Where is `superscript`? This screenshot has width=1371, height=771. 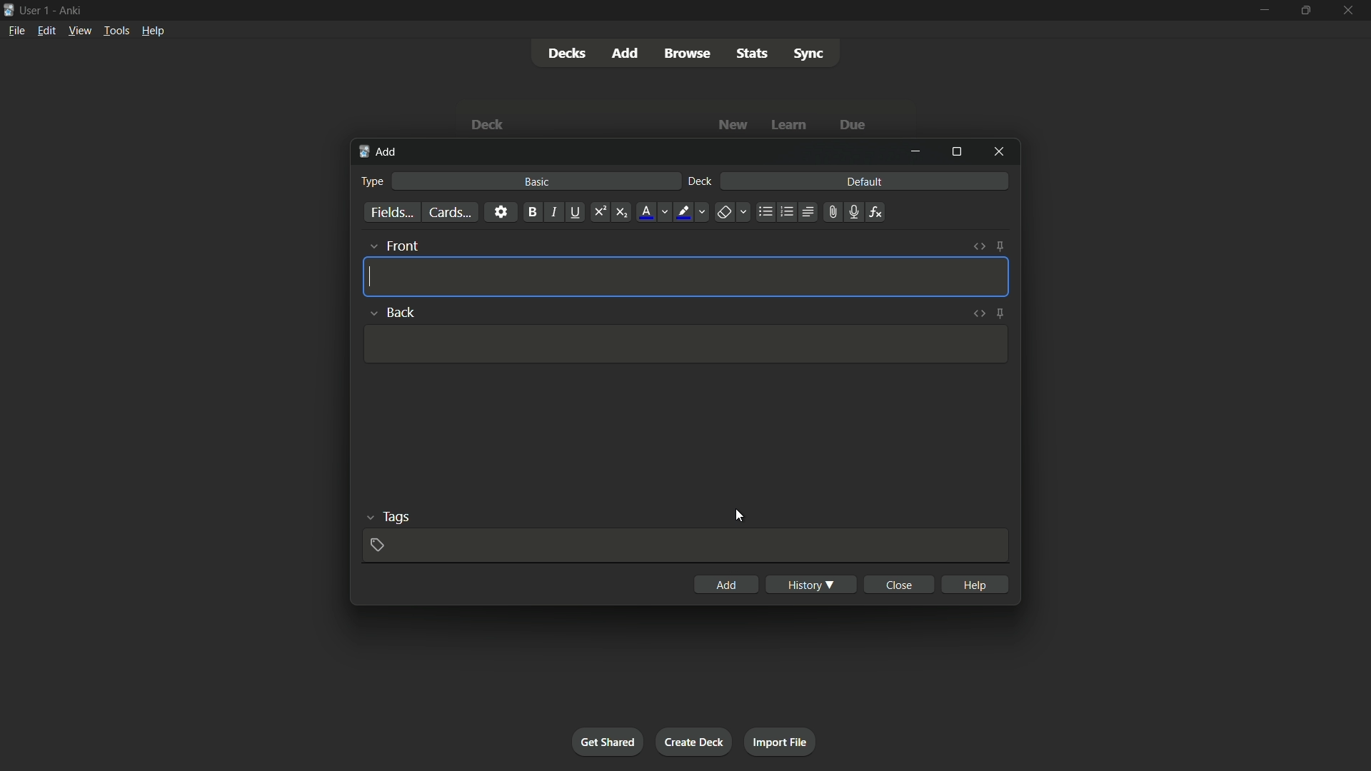 superscript is located at coordinates (599, 211).